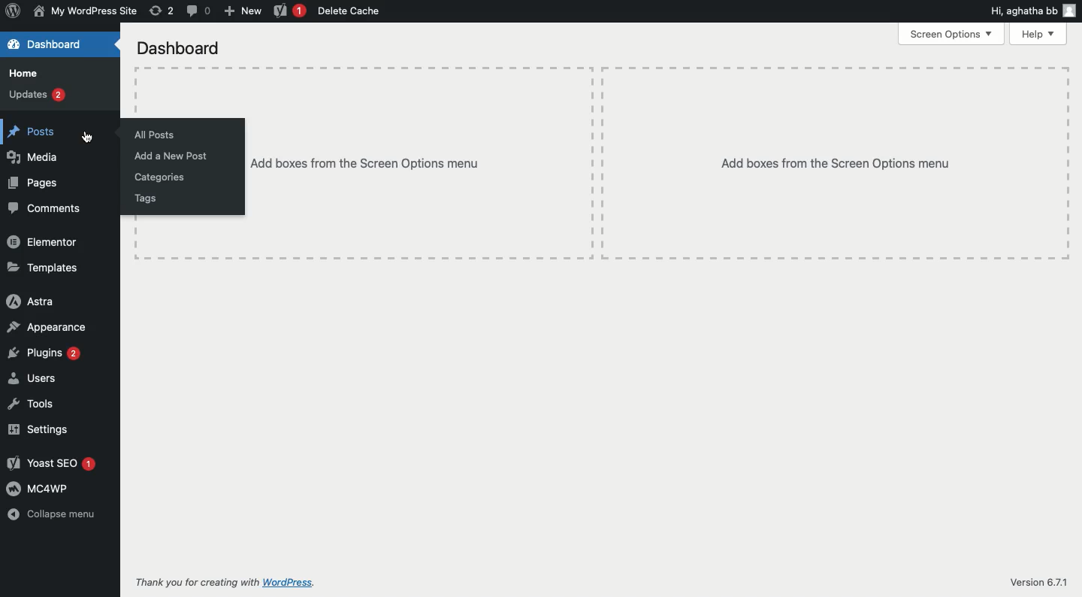 The height and width of the screenshot is (597, 1082). I want to click on Appearance, so click(48, 328).